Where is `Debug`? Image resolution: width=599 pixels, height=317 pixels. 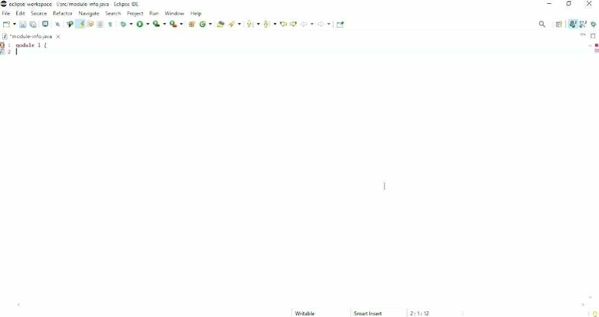
Debug is located at coordinates (126, 24).